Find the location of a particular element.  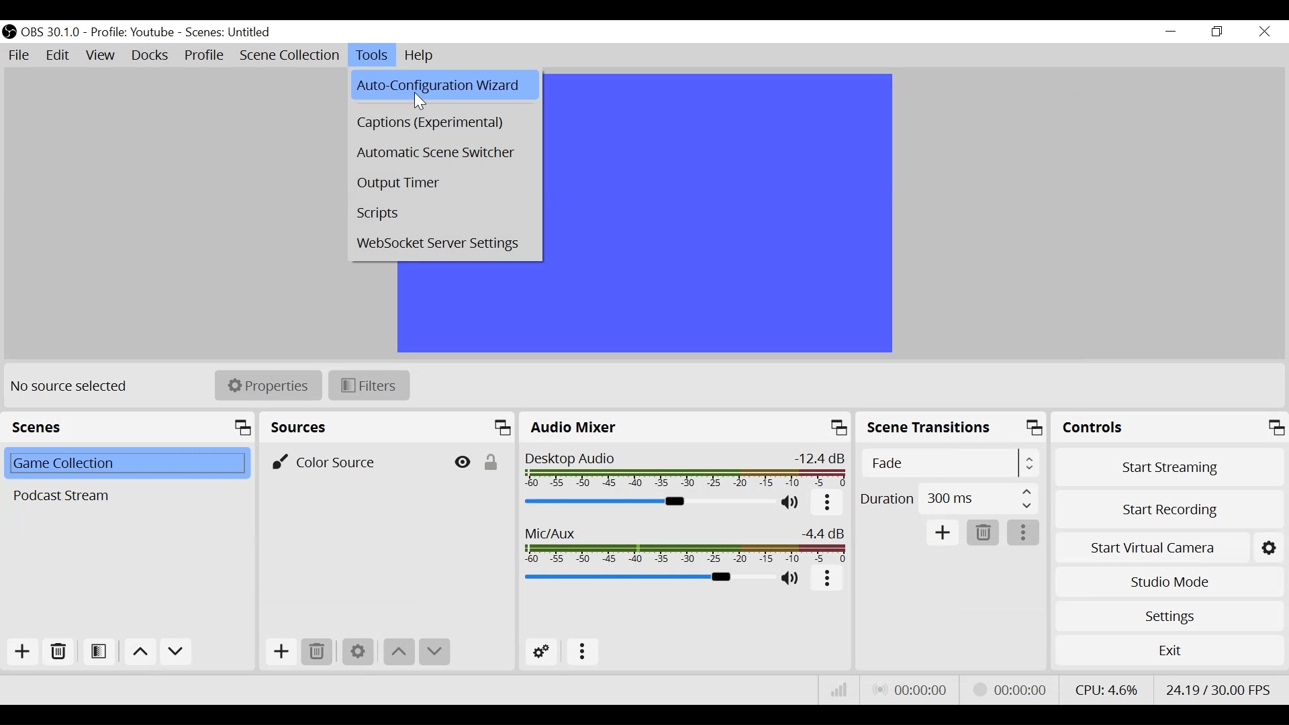

Automatic Scene Switcher is located at coordinates (442, 150).